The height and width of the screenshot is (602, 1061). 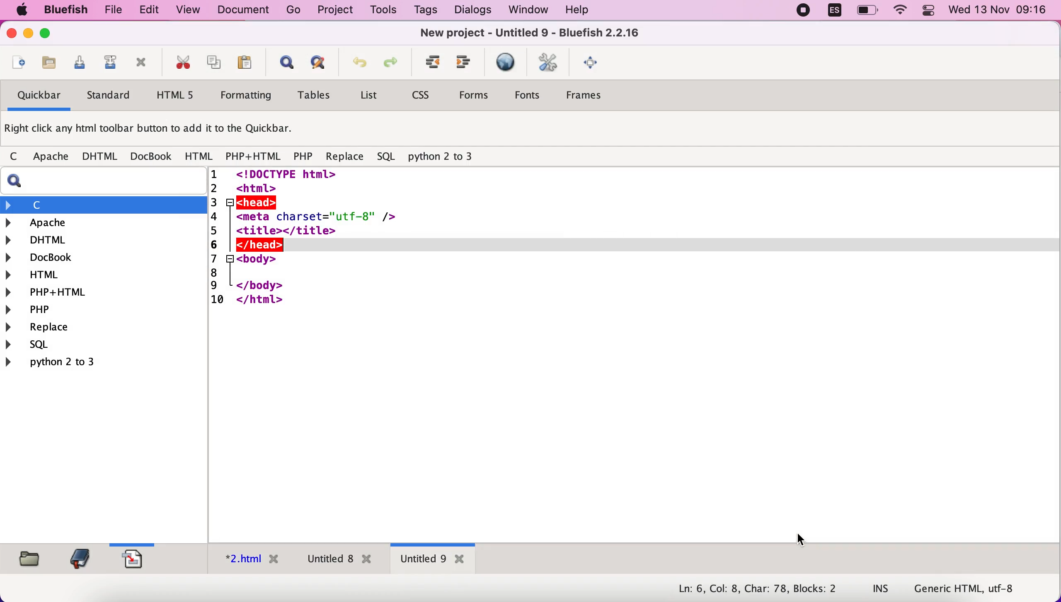 What do you see at coordinates (294, 10) in the screenshot?
I see `go` at bounding box center [294, 10].